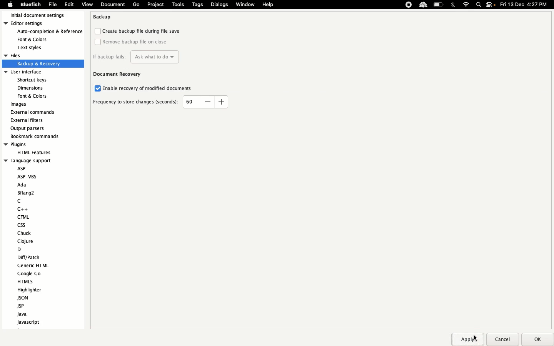  I want to click on Help, so click(267, 5).